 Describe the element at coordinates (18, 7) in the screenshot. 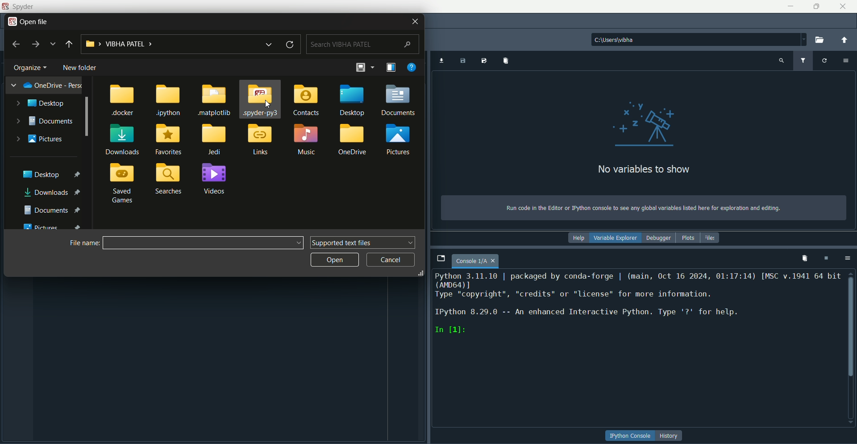

I see `name and logo` at that location.